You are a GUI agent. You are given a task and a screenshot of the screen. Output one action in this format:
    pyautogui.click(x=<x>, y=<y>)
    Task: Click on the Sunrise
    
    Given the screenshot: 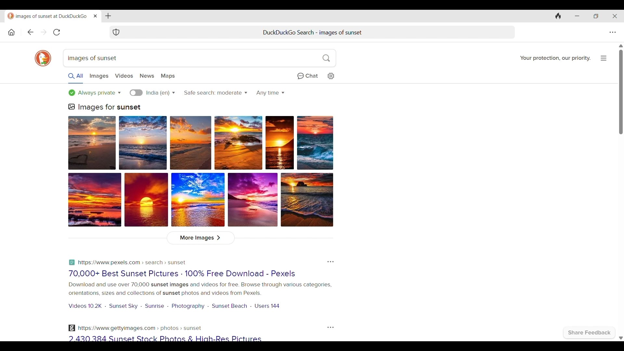 What is the action you would take?
    pyautogui.click(x=155, y=306)
    